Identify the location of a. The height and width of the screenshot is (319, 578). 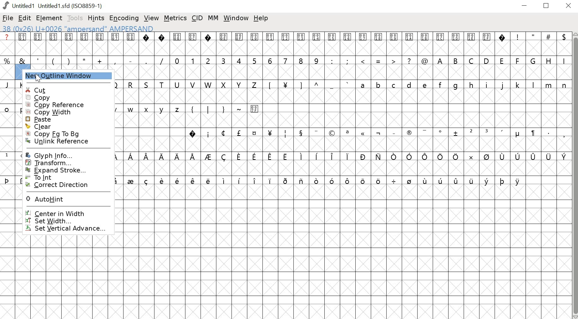
(364, 85).